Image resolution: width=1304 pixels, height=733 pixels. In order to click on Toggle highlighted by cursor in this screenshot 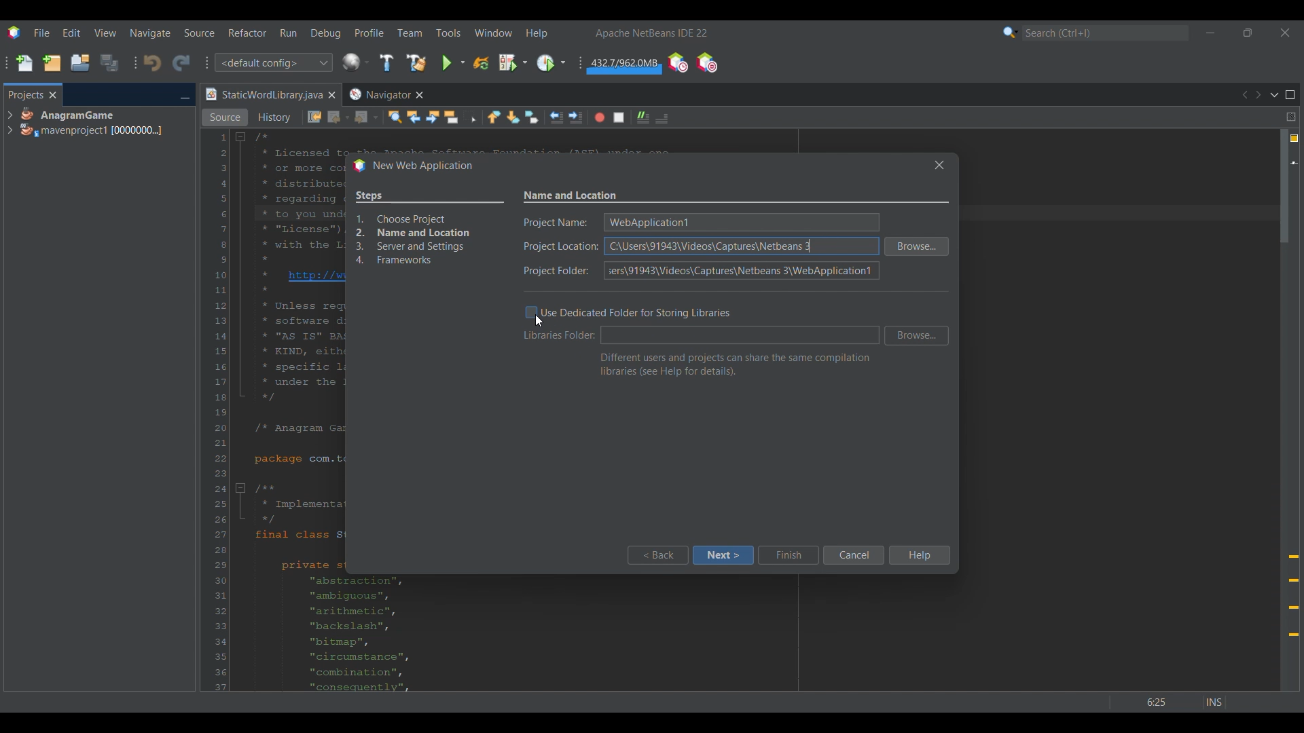, I will do `click(537, 318)`.